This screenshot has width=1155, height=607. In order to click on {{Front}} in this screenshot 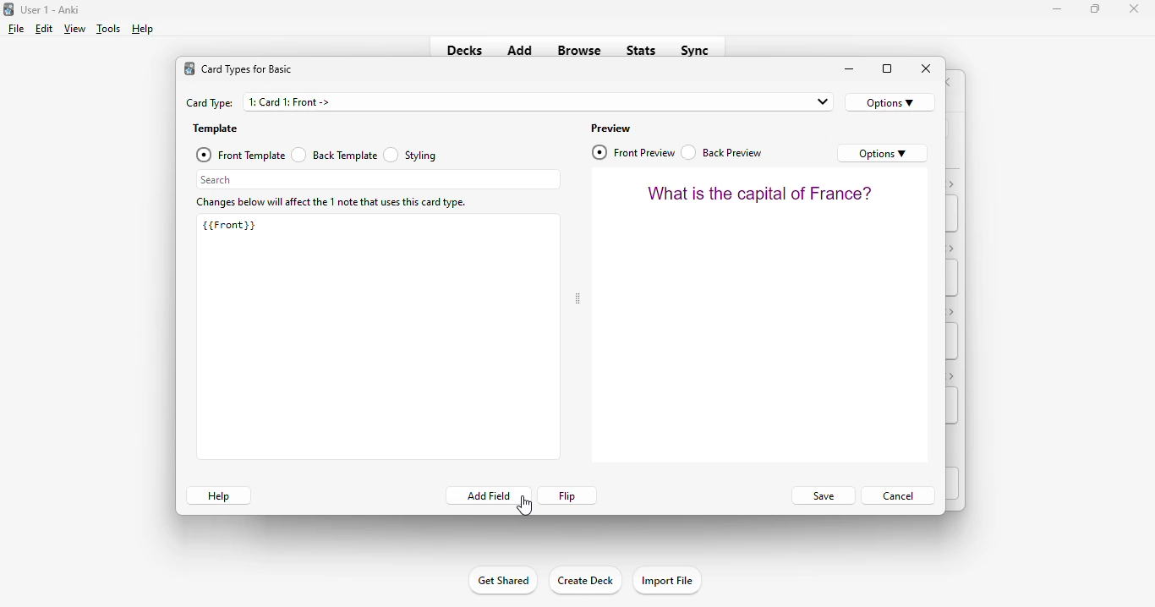, I will do `click(229, 225)`.